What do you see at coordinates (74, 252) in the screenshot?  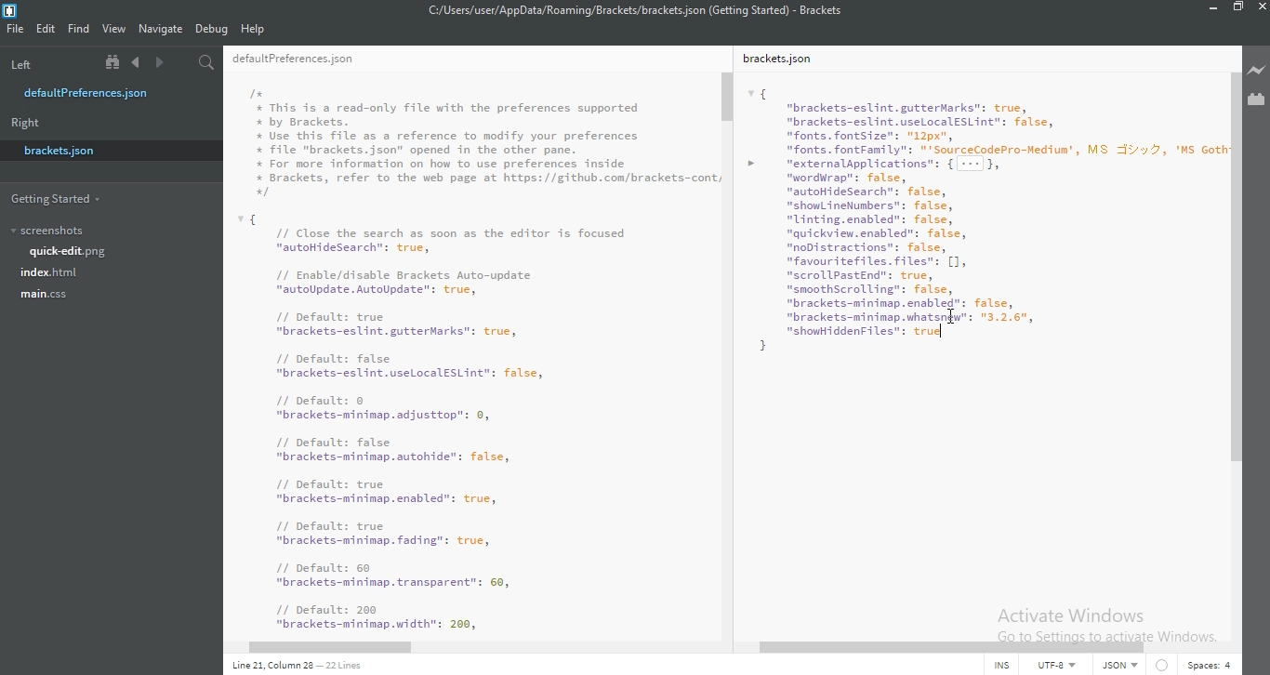 I see `quick-edit.png` at bounding box center [74, 252].